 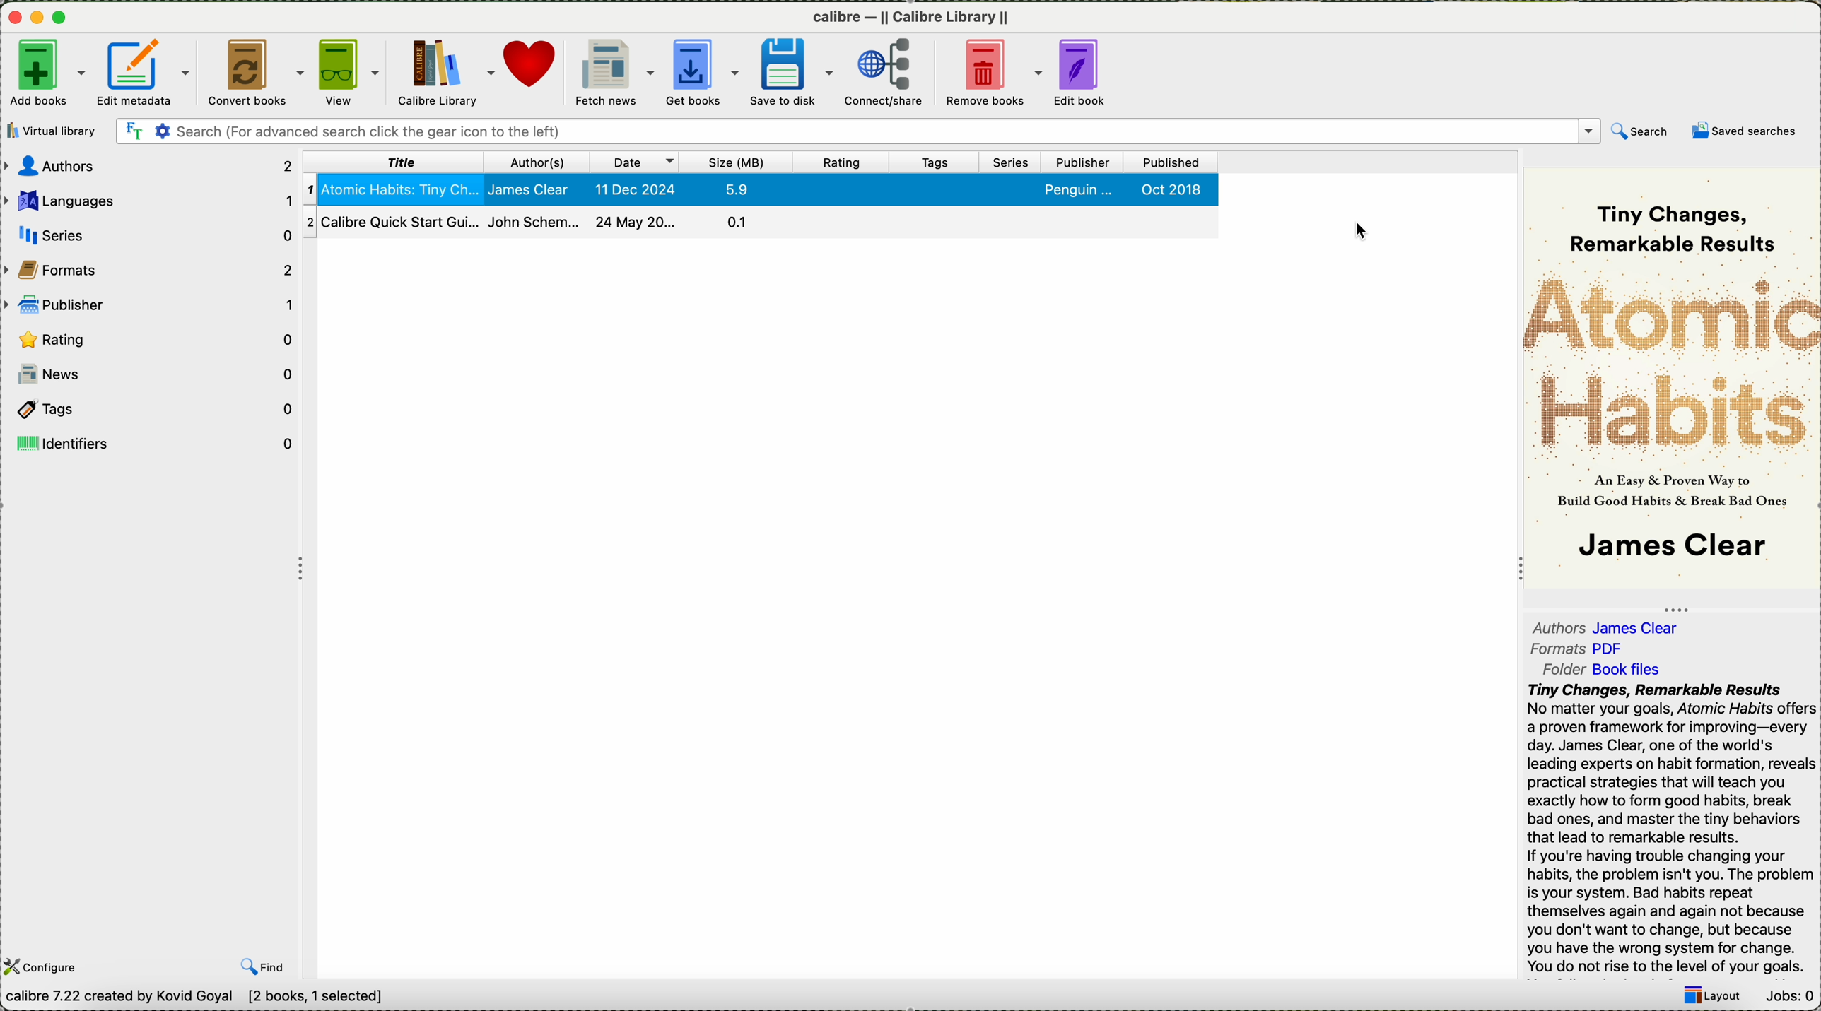 What do you see at coordinates (1714, 995) in the screenshot?
I see `Layout` at bounding box center [1714, 995].